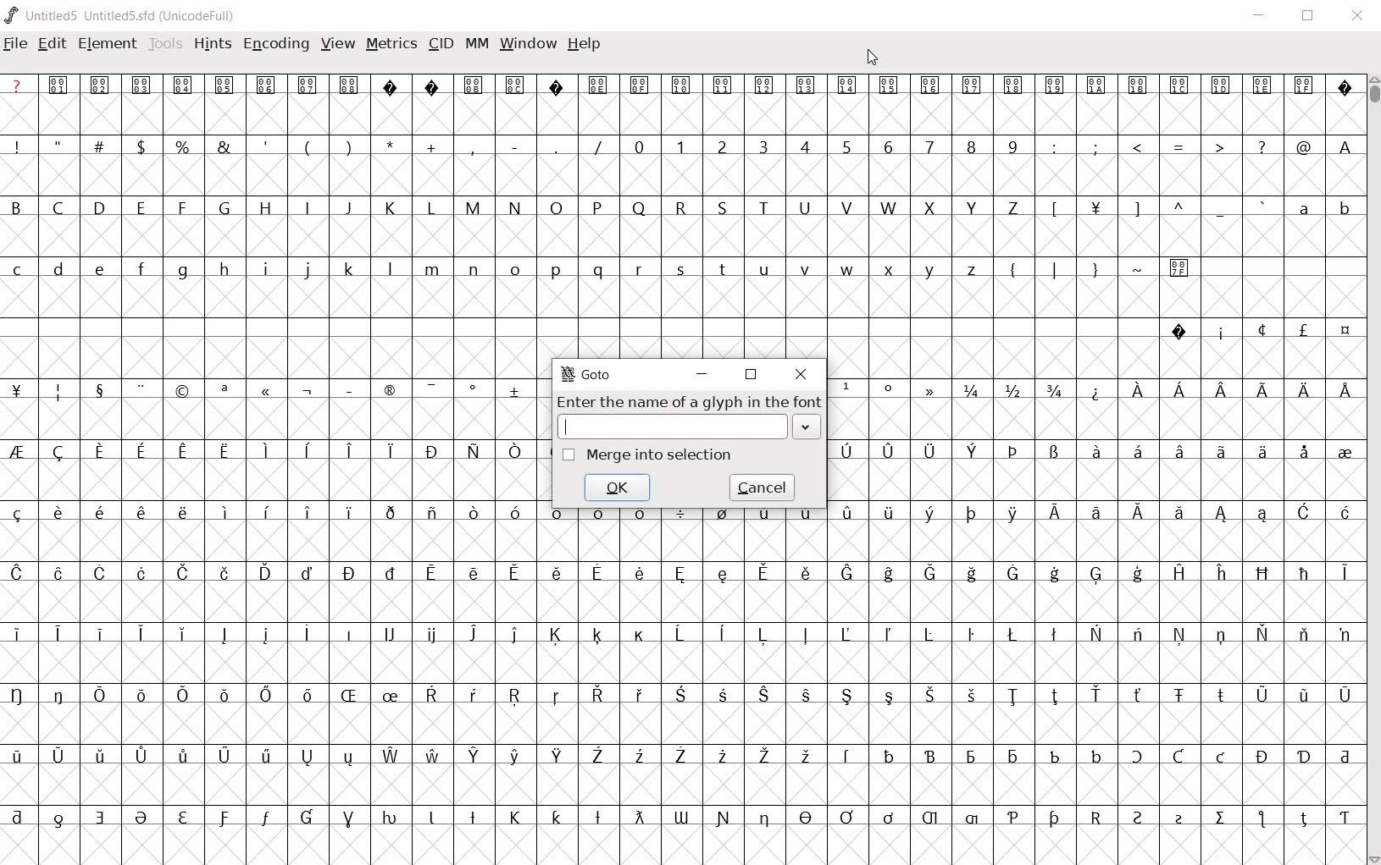 This screenshot has width=1381, height=865. I want to click on Symbol, so click(143, 819).